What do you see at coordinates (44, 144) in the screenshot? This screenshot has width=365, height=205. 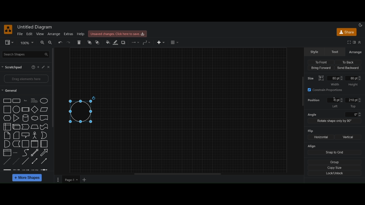 I see `Quater Square` at bounding box center [44, 144].